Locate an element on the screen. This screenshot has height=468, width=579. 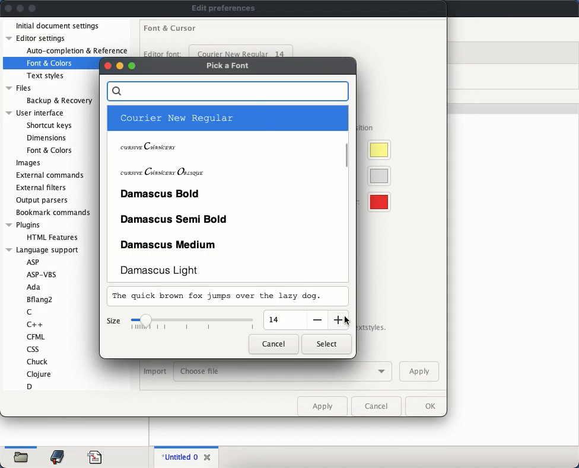
HTML features is located at coordinates (54, 238).